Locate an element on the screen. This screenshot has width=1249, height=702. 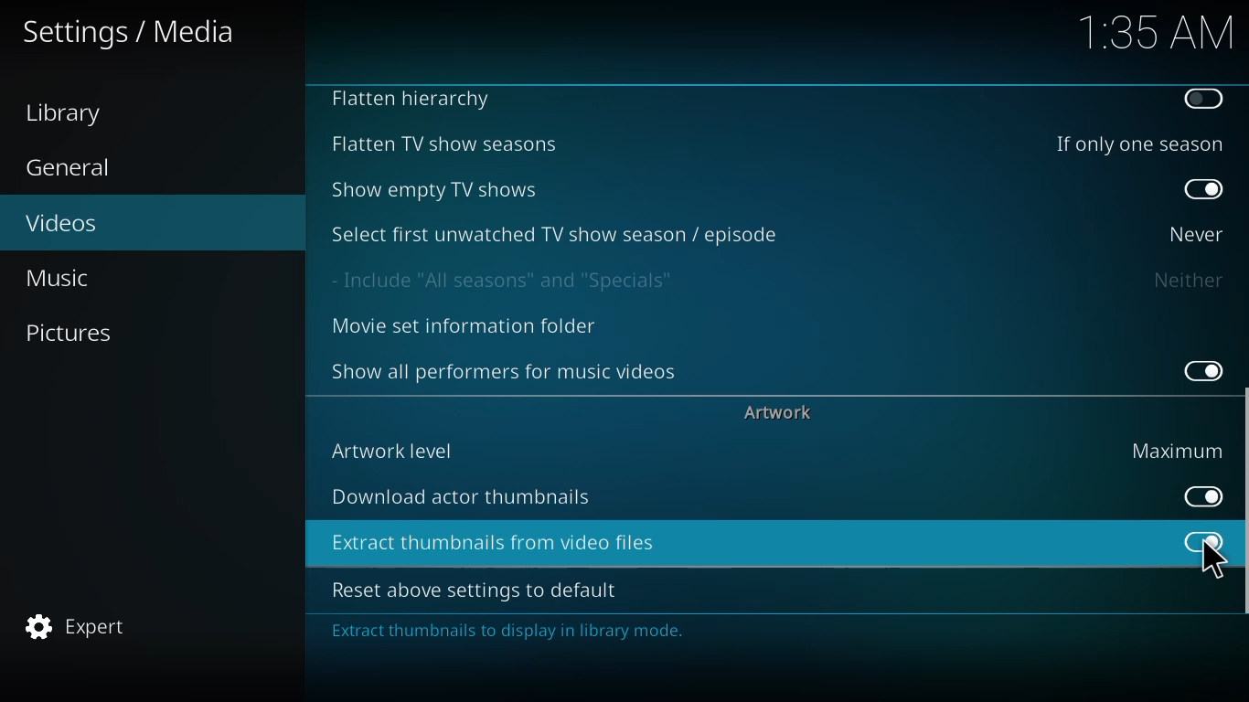
artwork level is located at coordinates (394, 450).